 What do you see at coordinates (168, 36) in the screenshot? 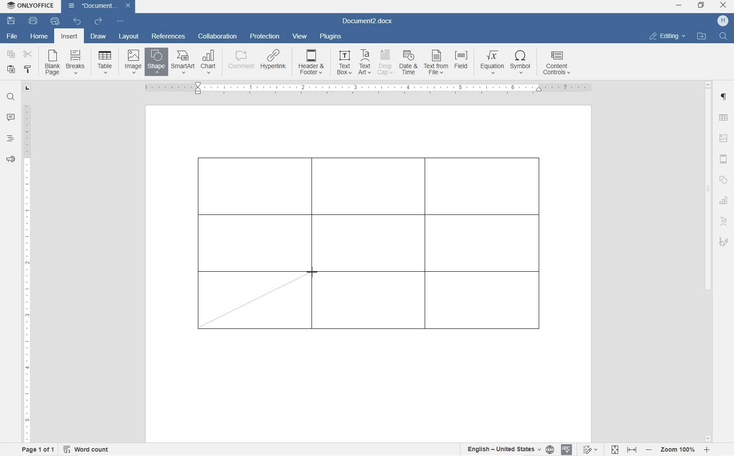
I see `references` at bounding box center [168, 36].